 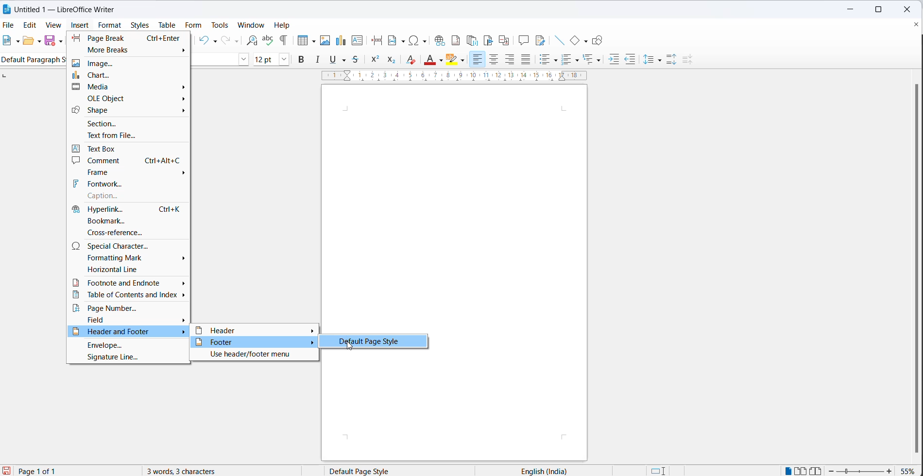 I want to click on insert footnote, so click(x=457, y=40).